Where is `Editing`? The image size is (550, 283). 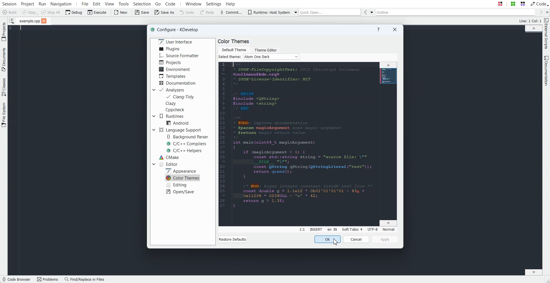
Editing is located at coordinates (178, 185).